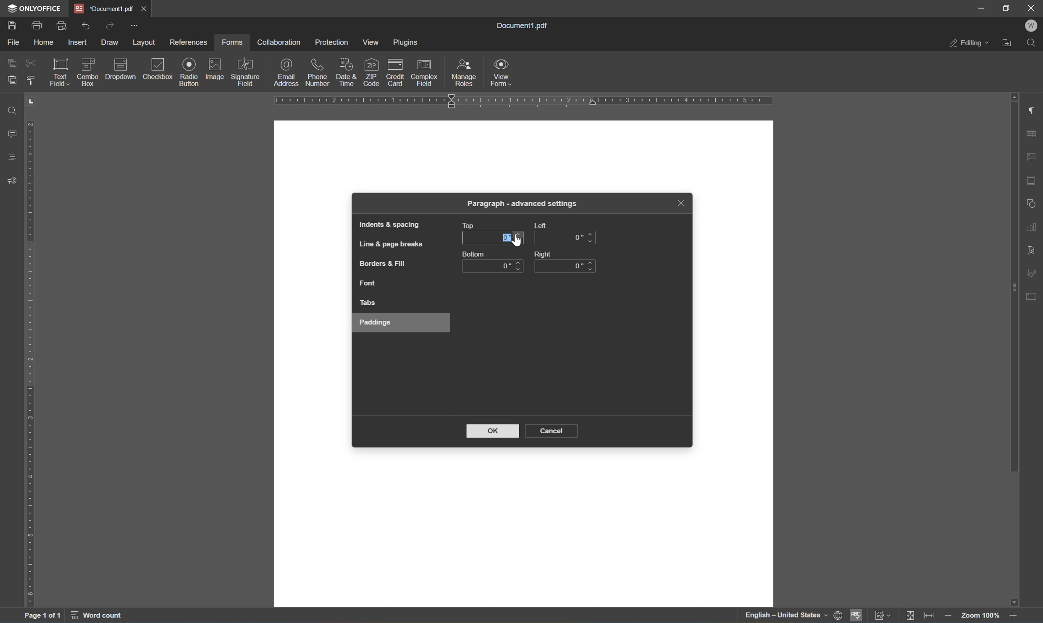  What do you see at coordinates (111, 42) in the screenshot?
I see `draw` at bounding box center [111, 42].